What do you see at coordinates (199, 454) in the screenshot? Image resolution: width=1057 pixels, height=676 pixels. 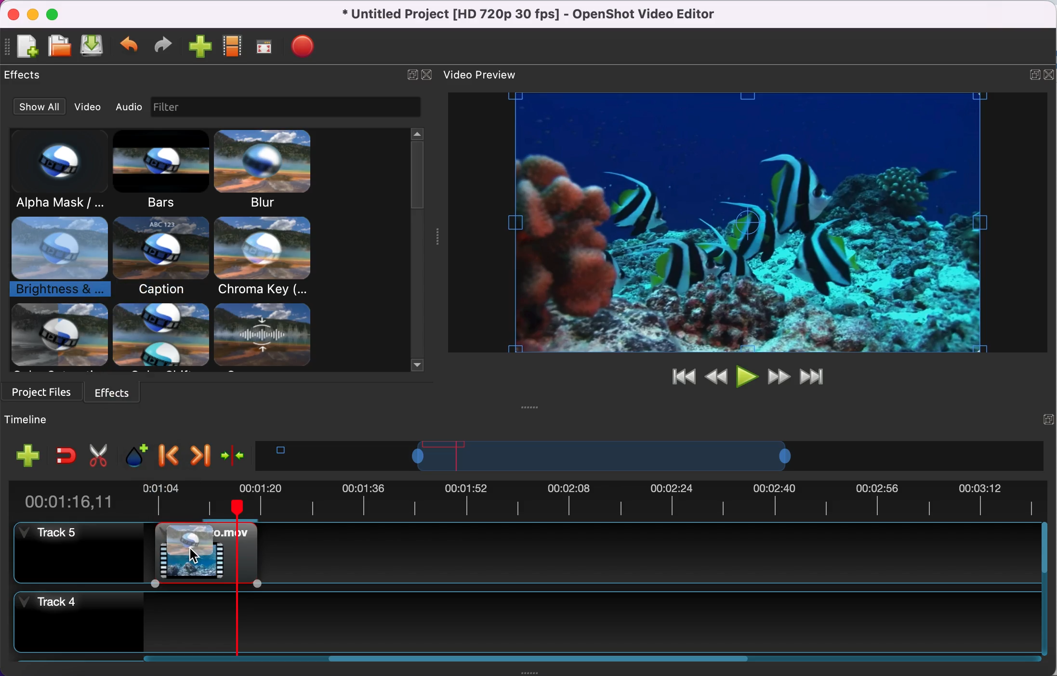 I see `next marker` at bounding box center [199, 454].